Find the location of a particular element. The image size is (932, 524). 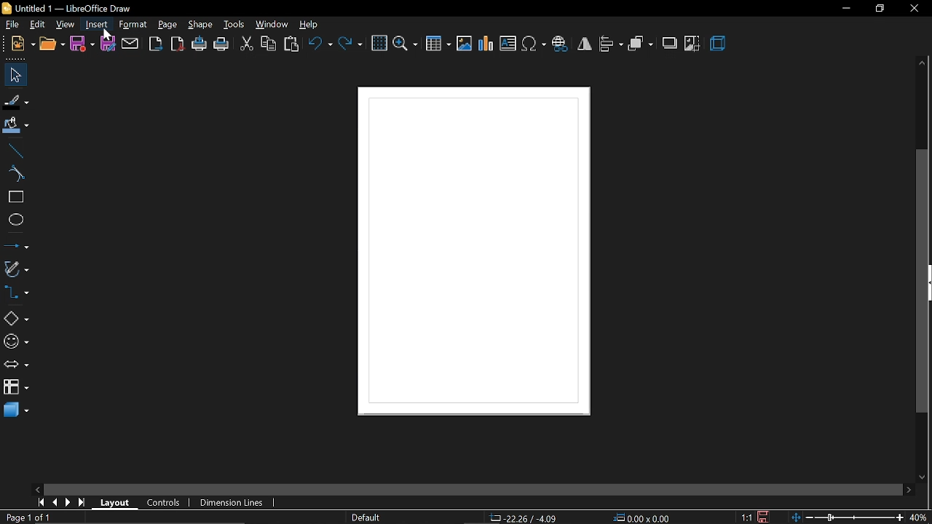

3d shapes is located at coordinates (15, 411).